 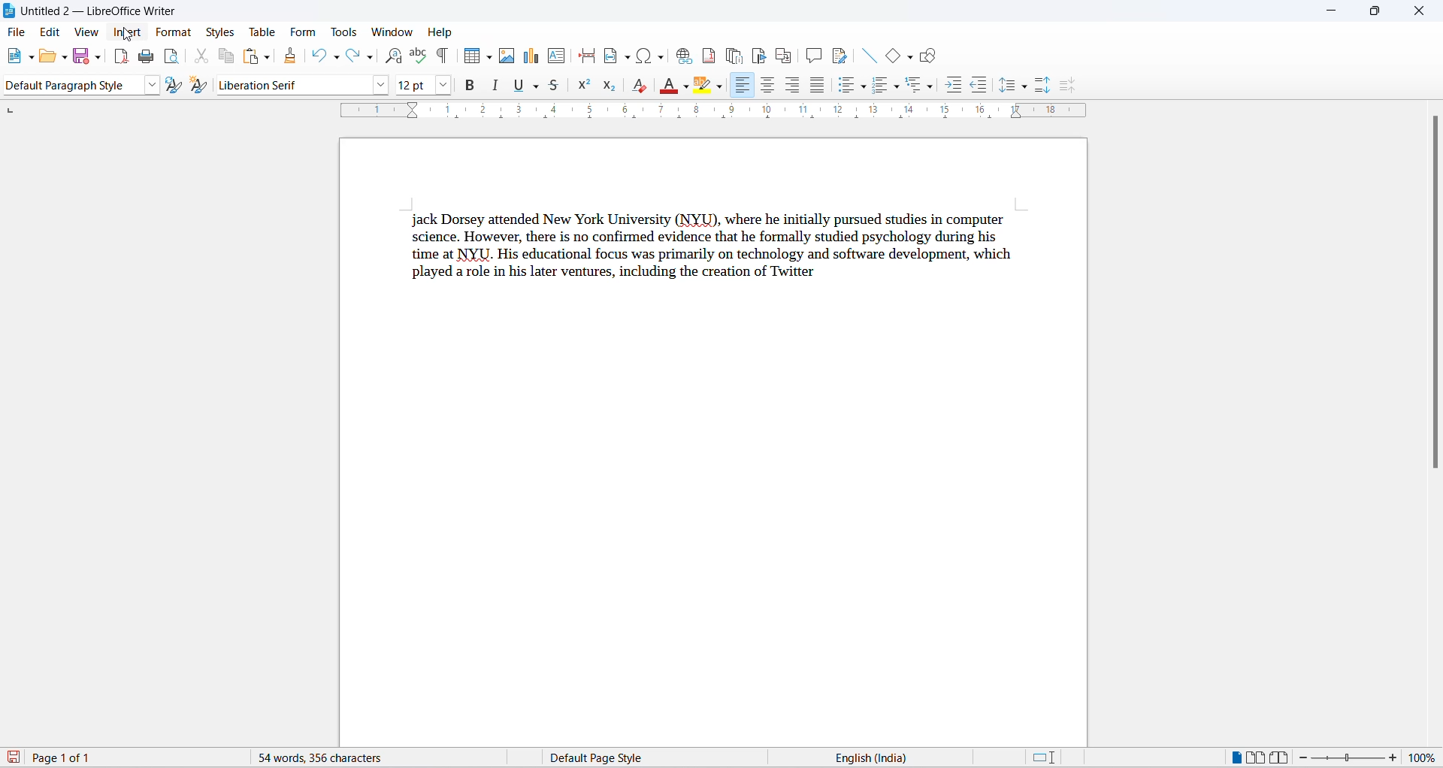 I want to click on superscript, so click(x=585, y=86).